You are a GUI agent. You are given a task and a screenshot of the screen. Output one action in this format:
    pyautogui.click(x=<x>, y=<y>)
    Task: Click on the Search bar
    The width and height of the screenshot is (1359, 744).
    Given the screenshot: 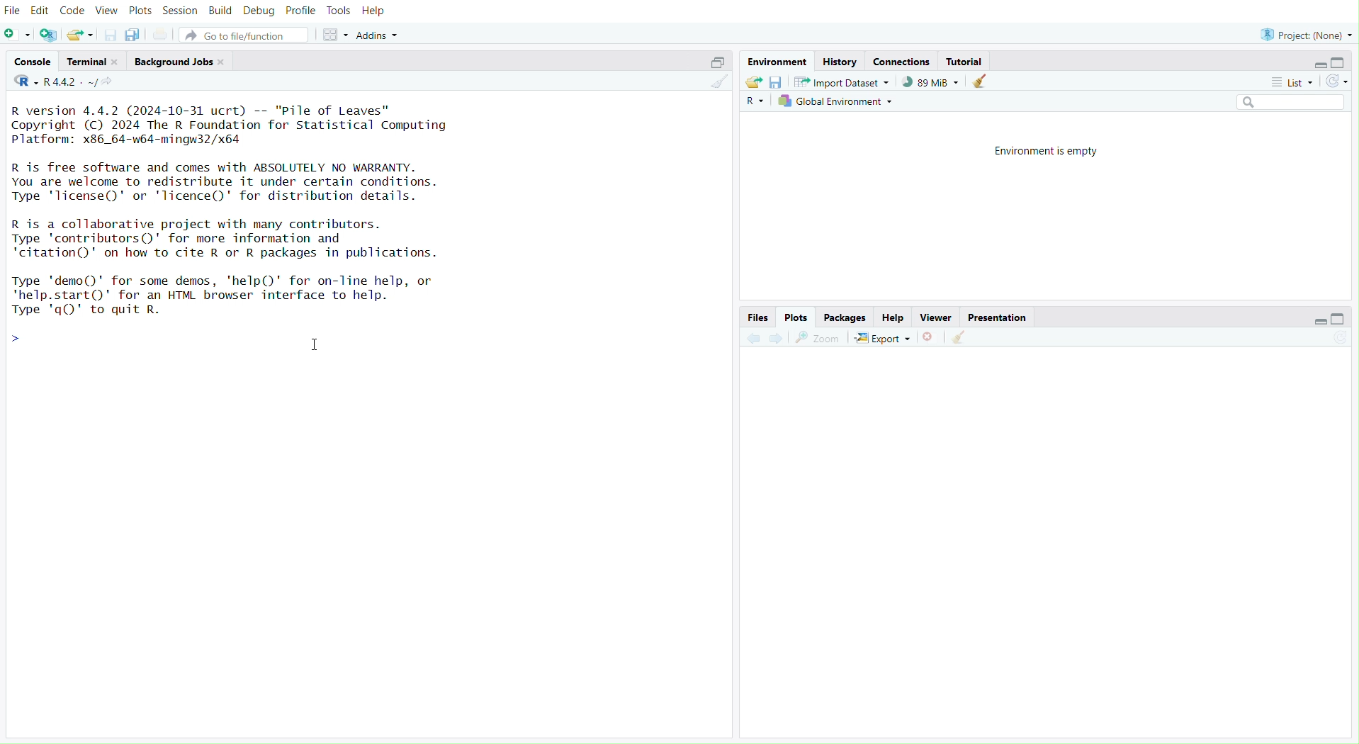 What is the action you would take?
    pyautogui.click(x=1290, y=99)
    